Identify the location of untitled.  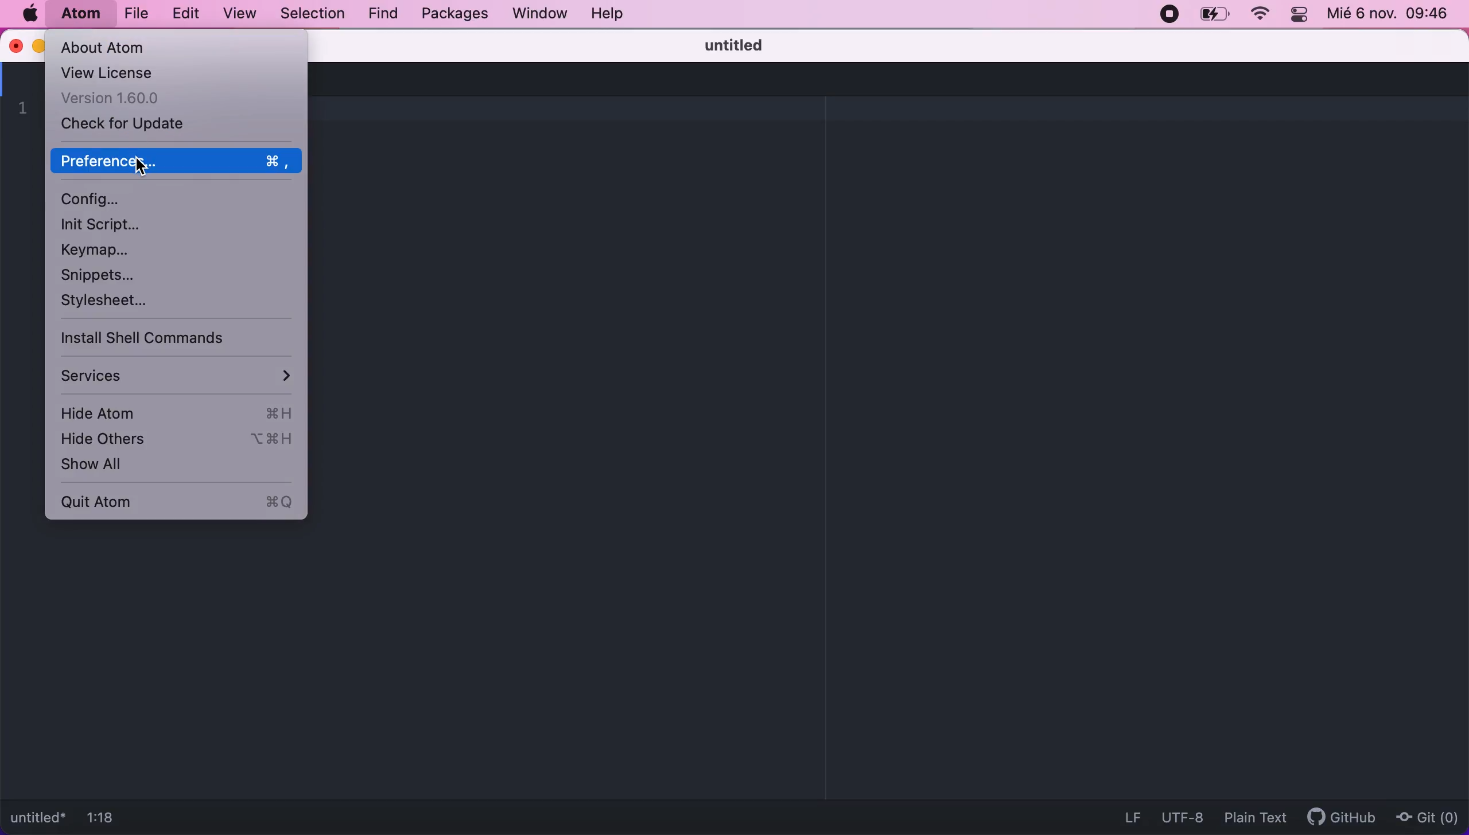
(734, 45).